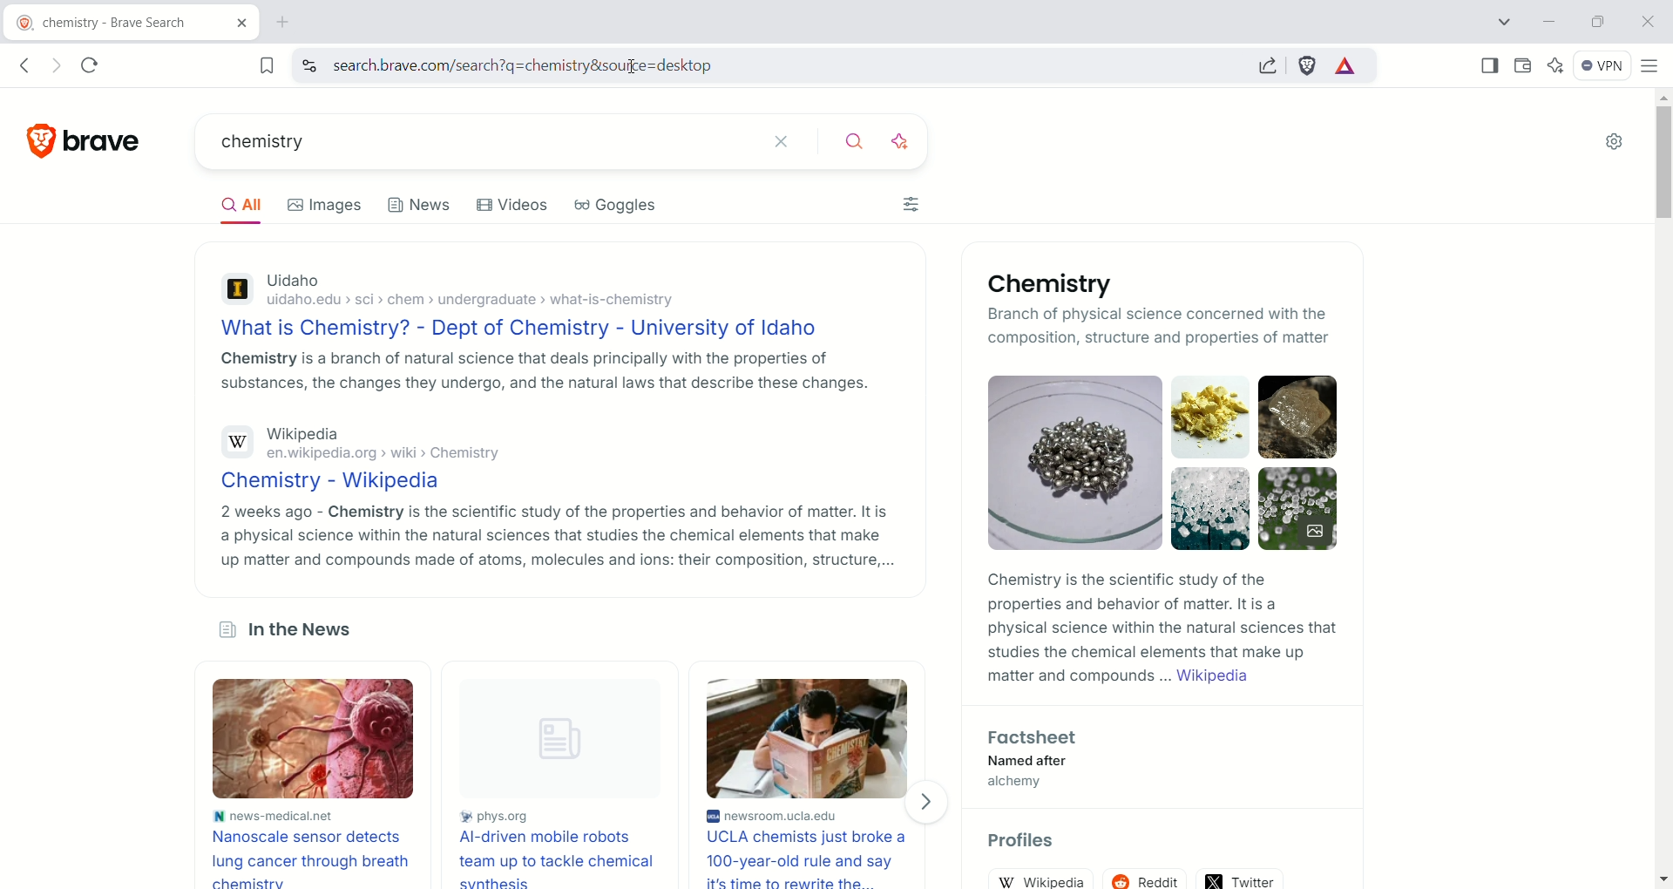 This screenshot has width=1673, height=889. I want to click on Chemistry is a branch of natural science that deals principally with the properties of substances, the changes they undergo, and the natural laws that describe these changes., so click(540, 370).